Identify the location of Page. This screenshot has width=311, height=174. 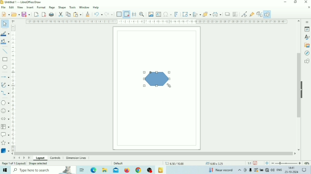
(52, 7).